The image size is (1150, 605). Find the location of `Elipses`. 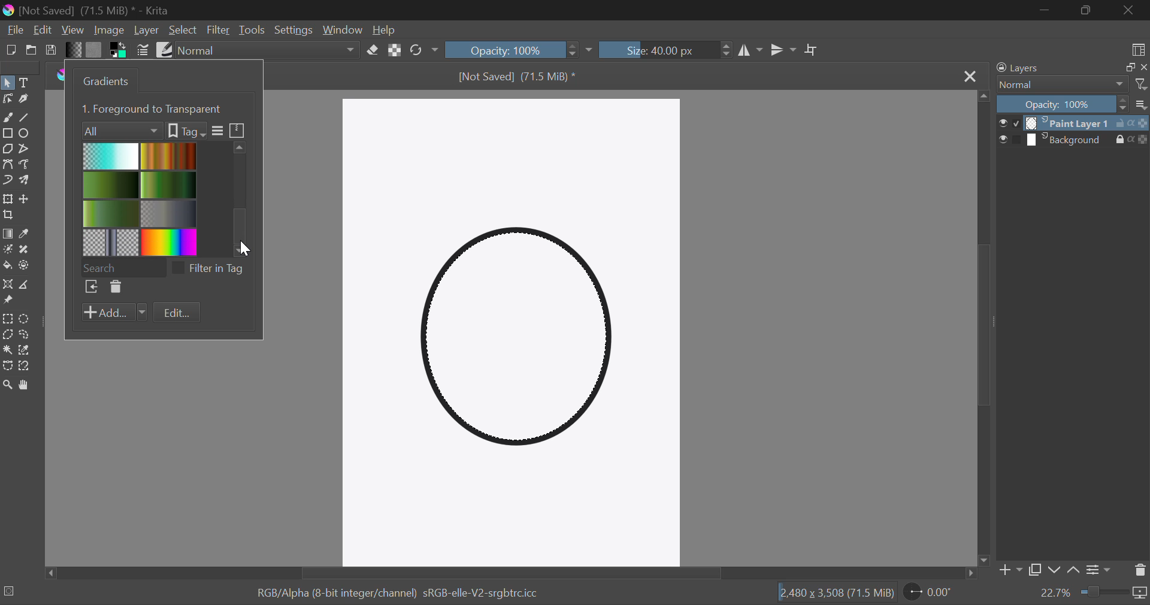

Elipses is located at coordinates (28, 134).